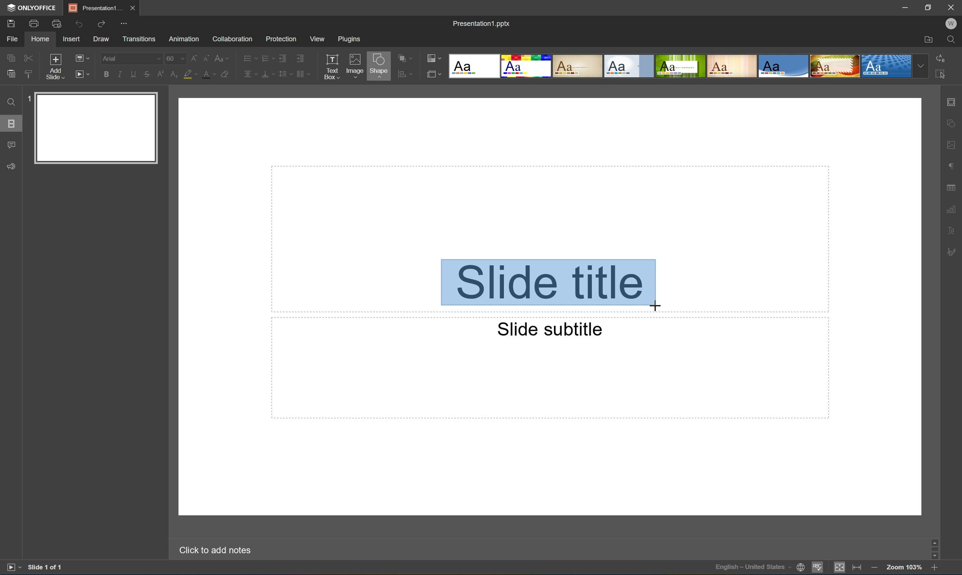 The height and width of the screenshot is (575, 962). I want to click on Minimize, so click(902, 7).